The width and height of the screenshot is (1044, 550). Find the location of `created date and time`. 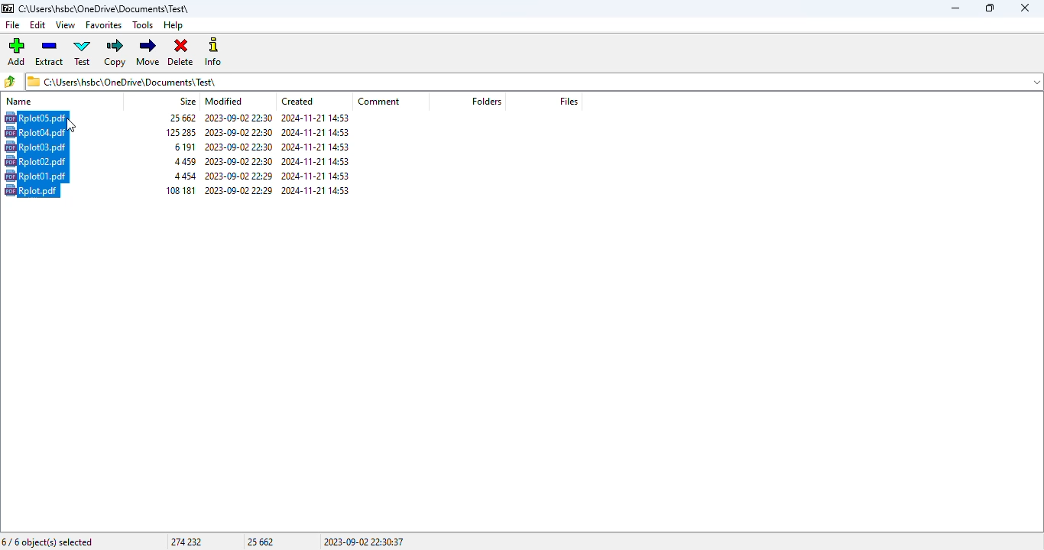

created date and time is located at coordinates (315, 118).